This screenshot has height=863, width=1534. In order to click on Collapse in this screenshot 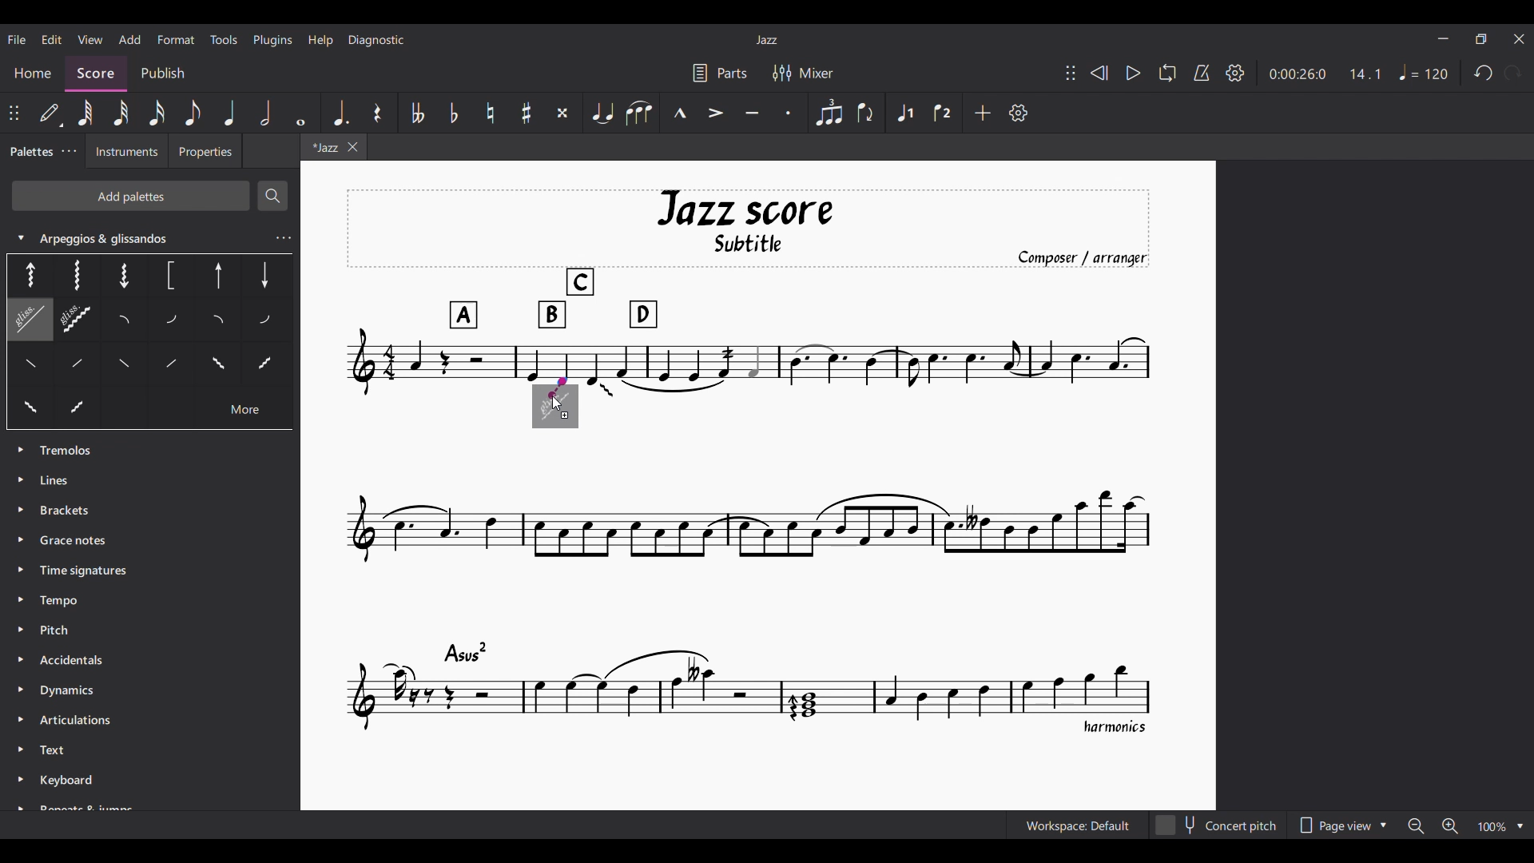, I will do `click(20, 237)`.